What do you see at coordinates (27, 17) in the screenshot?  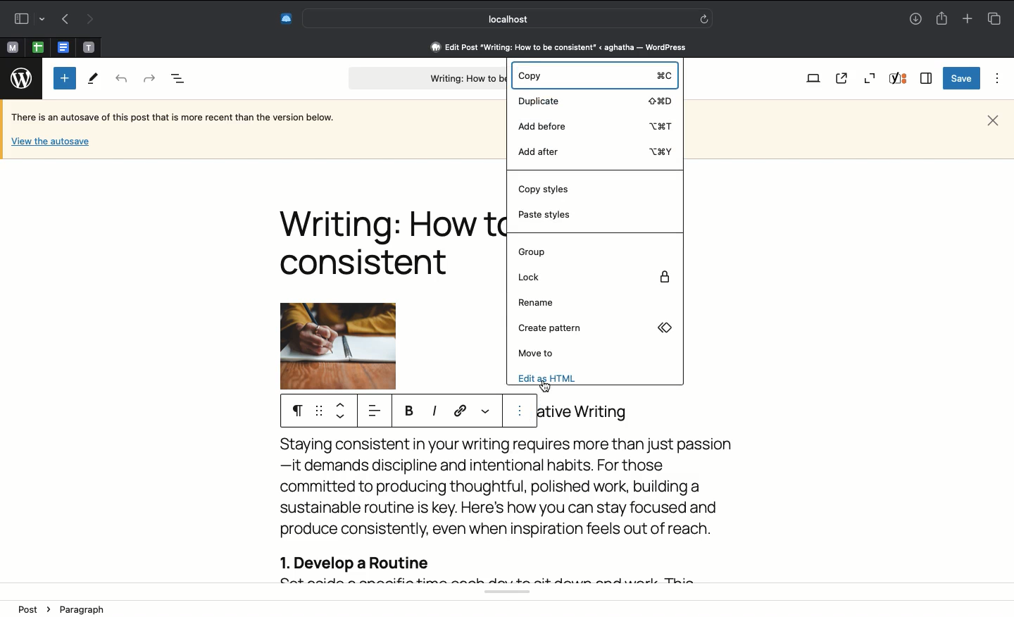 I see `Sidebar` at bounding box center [27, 17].